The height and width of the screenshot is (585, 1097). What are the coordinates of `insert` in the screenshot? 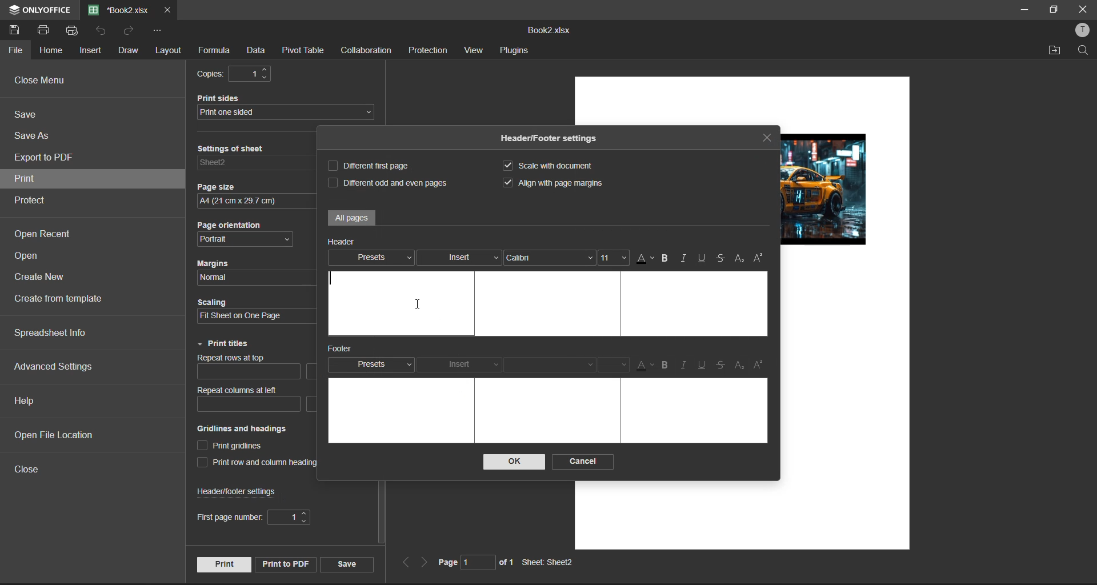 It's located at (459, 258).